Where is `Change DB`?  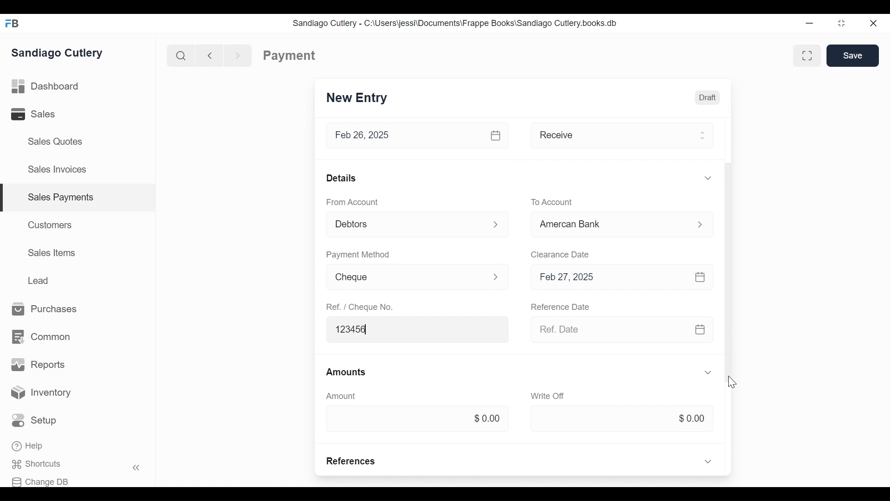
Change DB is located at coordinates (43, 481).